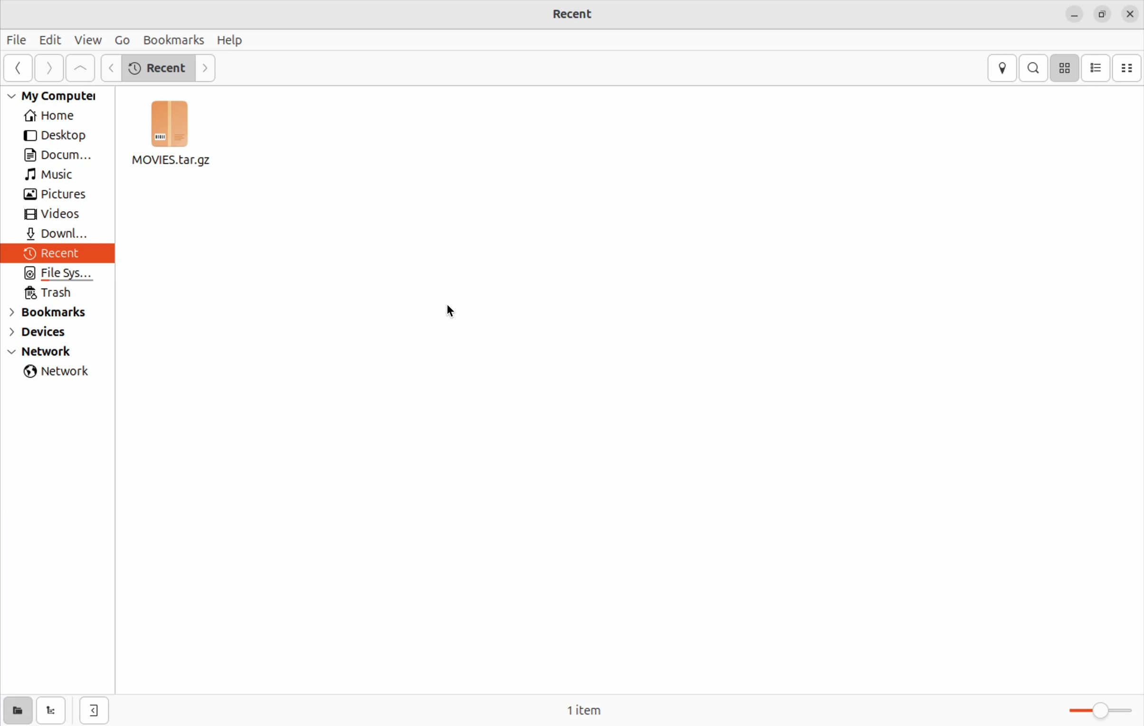 This screenshot has width=1144, height=726. I want to click on side bar, so click(19, 67).